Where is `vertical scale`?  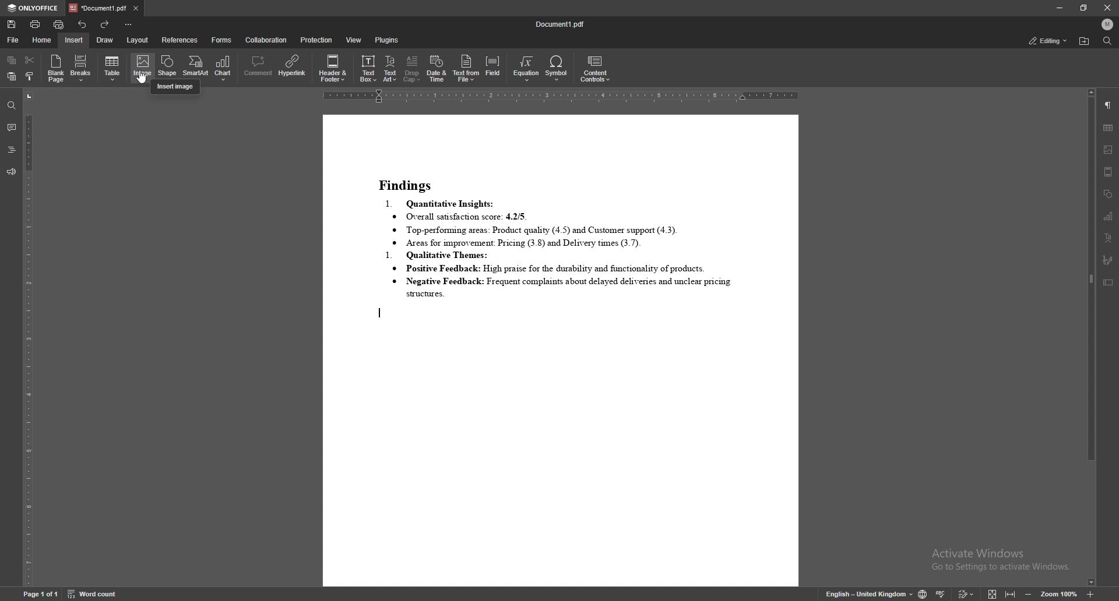
vertical scale is located at coordinates (28, 338).